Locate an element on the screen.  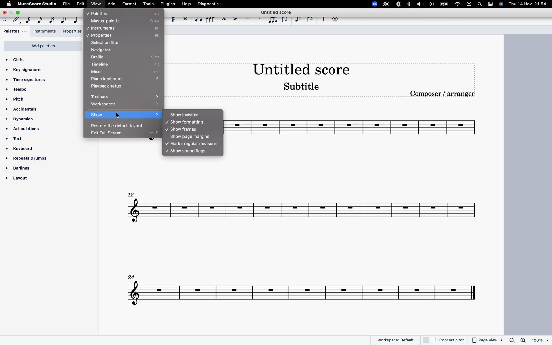
fn F is located at coordinates (153, 134).